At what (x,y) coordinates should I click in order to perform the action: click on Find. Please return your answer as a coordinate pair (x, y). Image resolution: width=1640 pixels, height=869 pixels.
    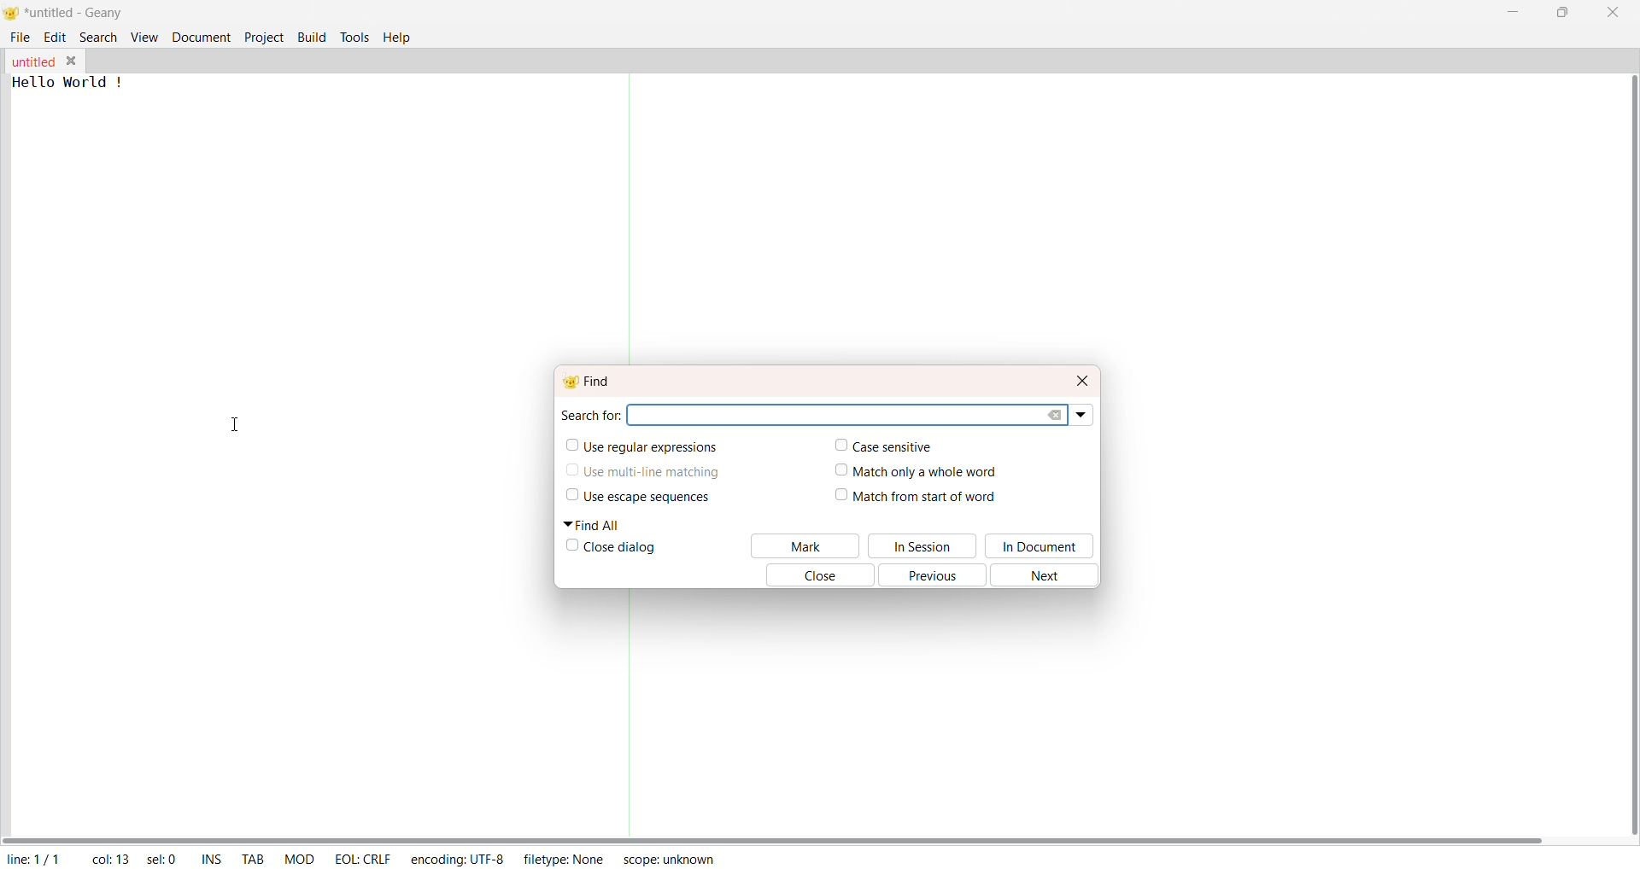
    Looking at the image, I should click on (594, 379).